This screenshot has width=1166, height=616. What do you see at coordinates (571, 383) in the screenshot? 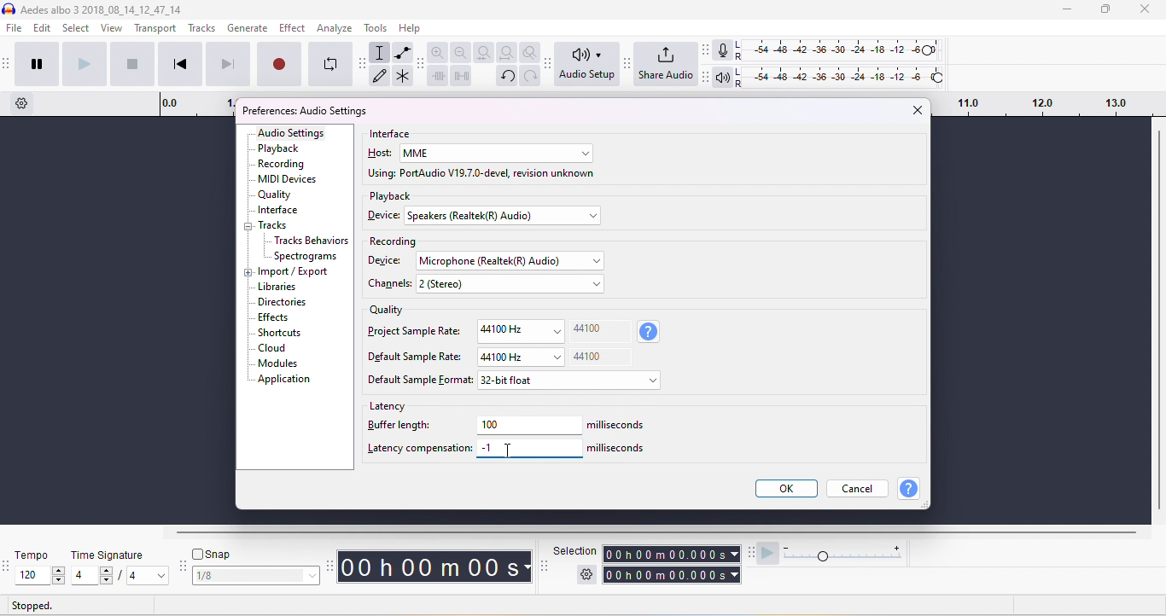
I see `select default sample format` at bounding box center [571, 383].